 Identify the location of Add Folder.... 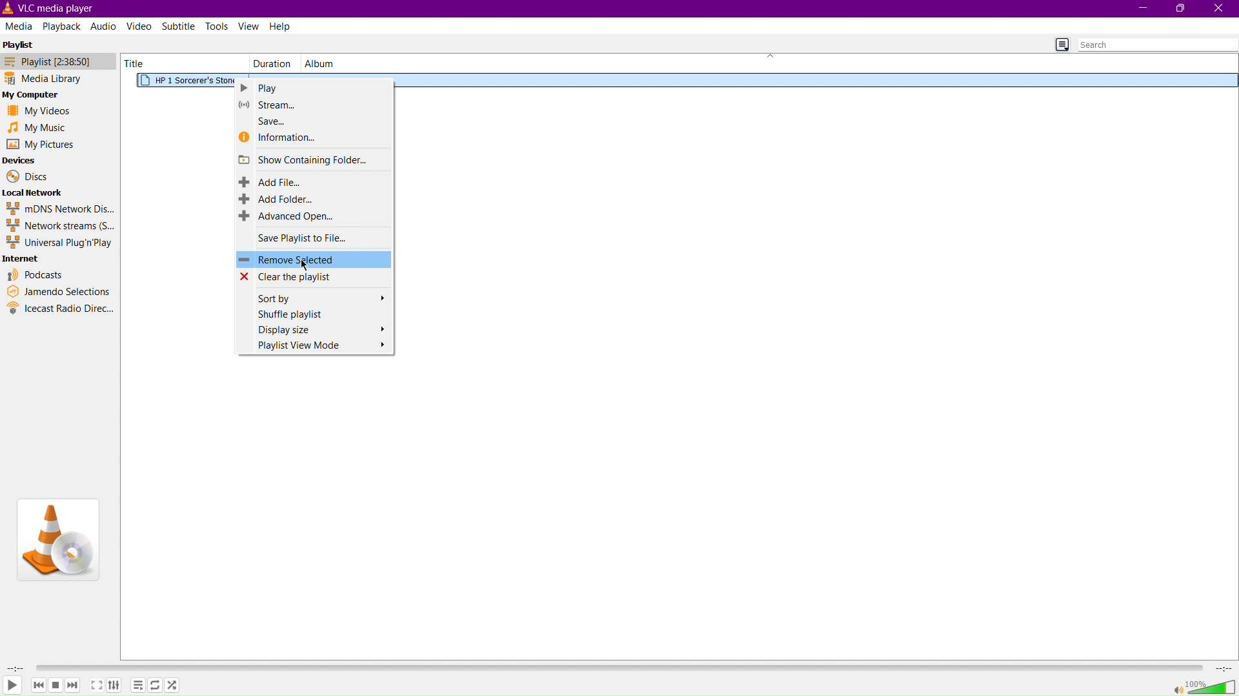
(314, 198).